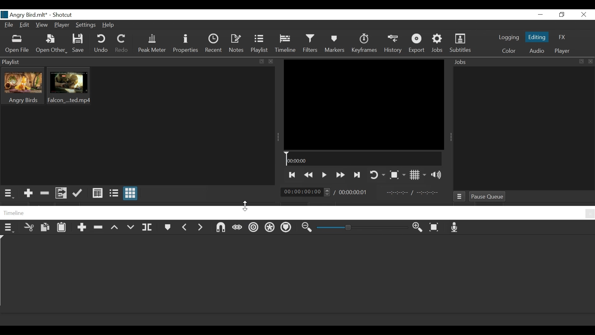 This screenshot has width=595, height=335. Describe the element at coordinates (62, 15) in the screenshot. I see `Shotcut` at that location.